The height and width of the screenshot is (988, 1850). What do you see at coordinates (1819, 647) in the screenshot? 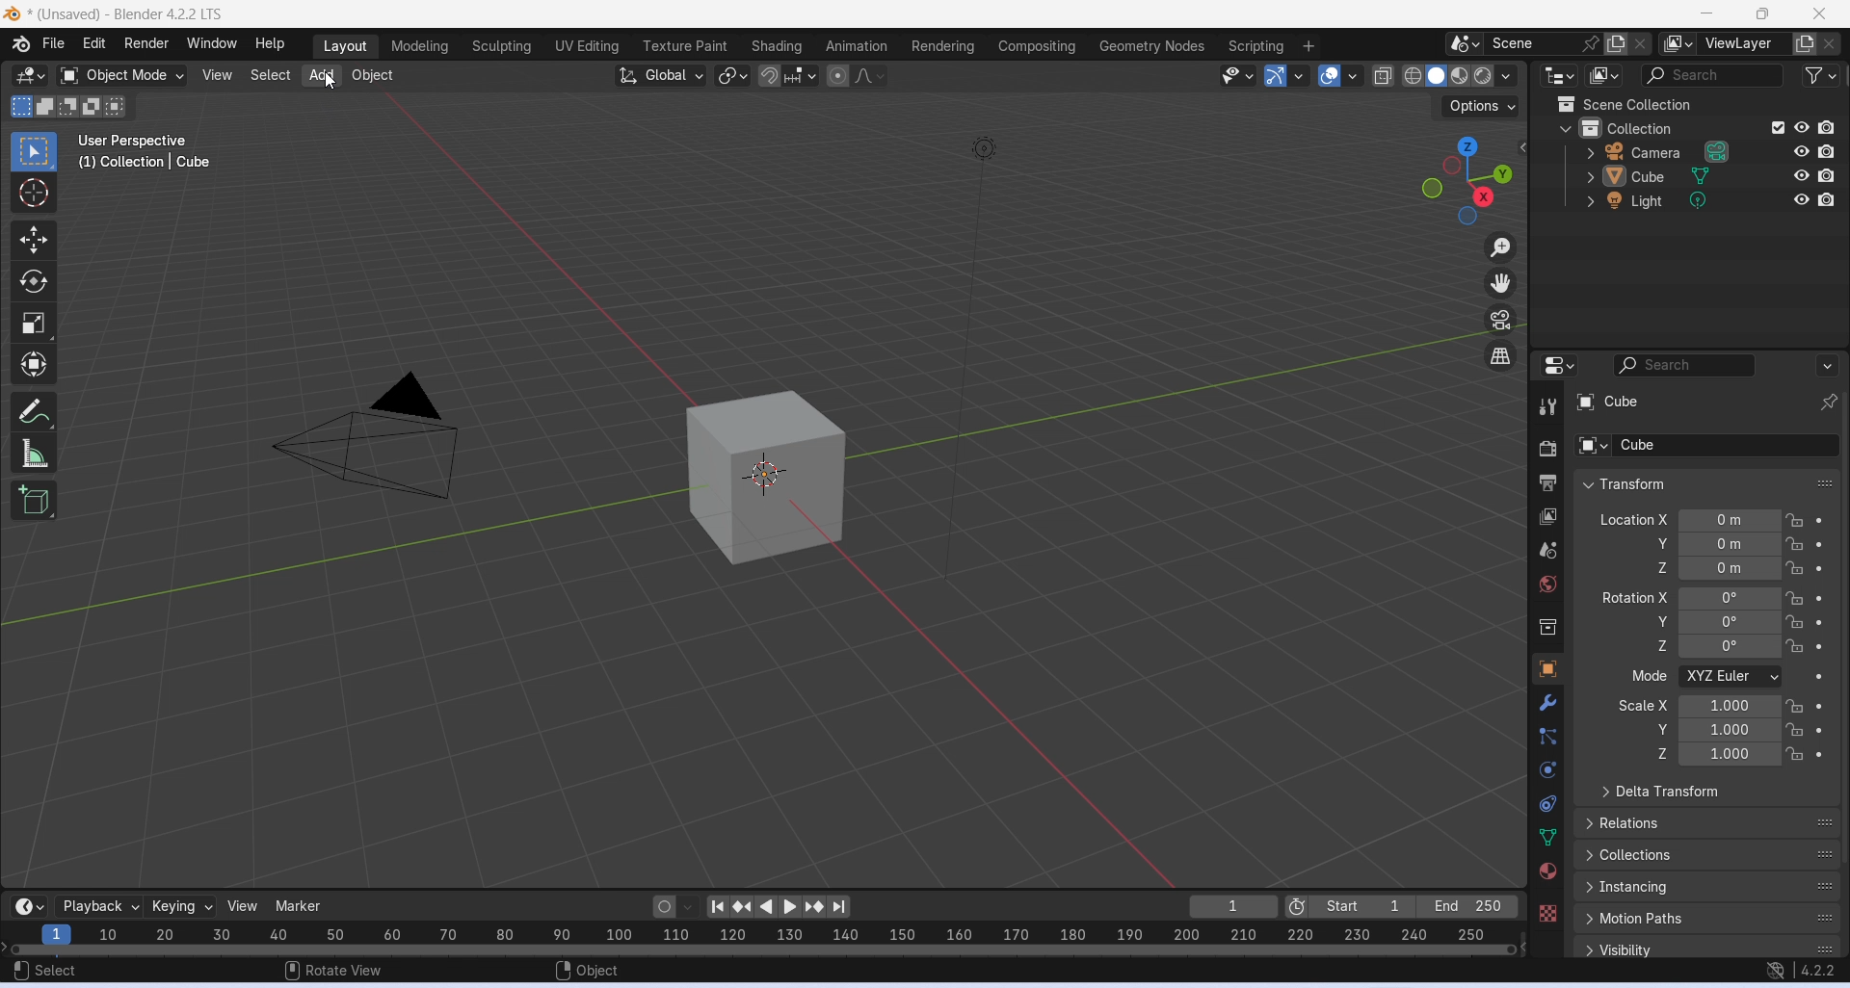
I see `animate property` at bounding box center [1819, 647].